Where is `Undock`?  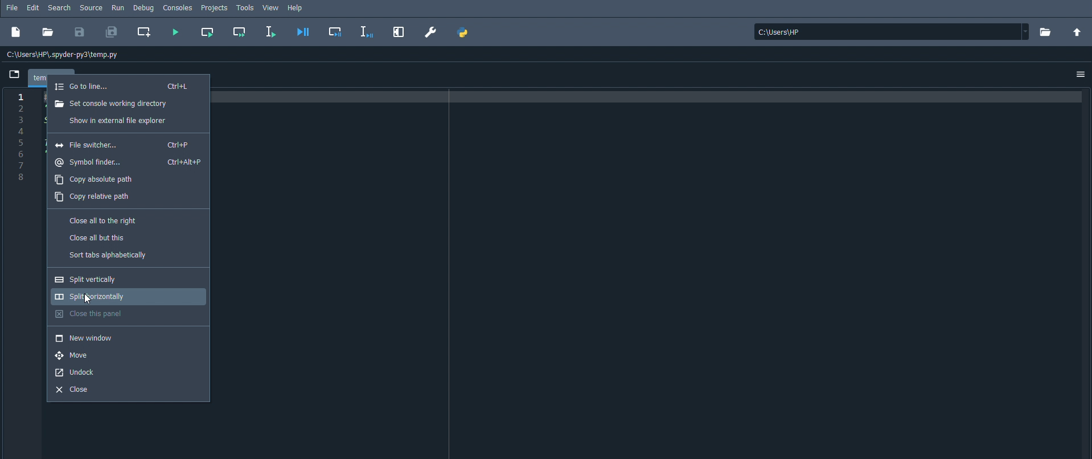
Undock is located at coordinates (75, 373).